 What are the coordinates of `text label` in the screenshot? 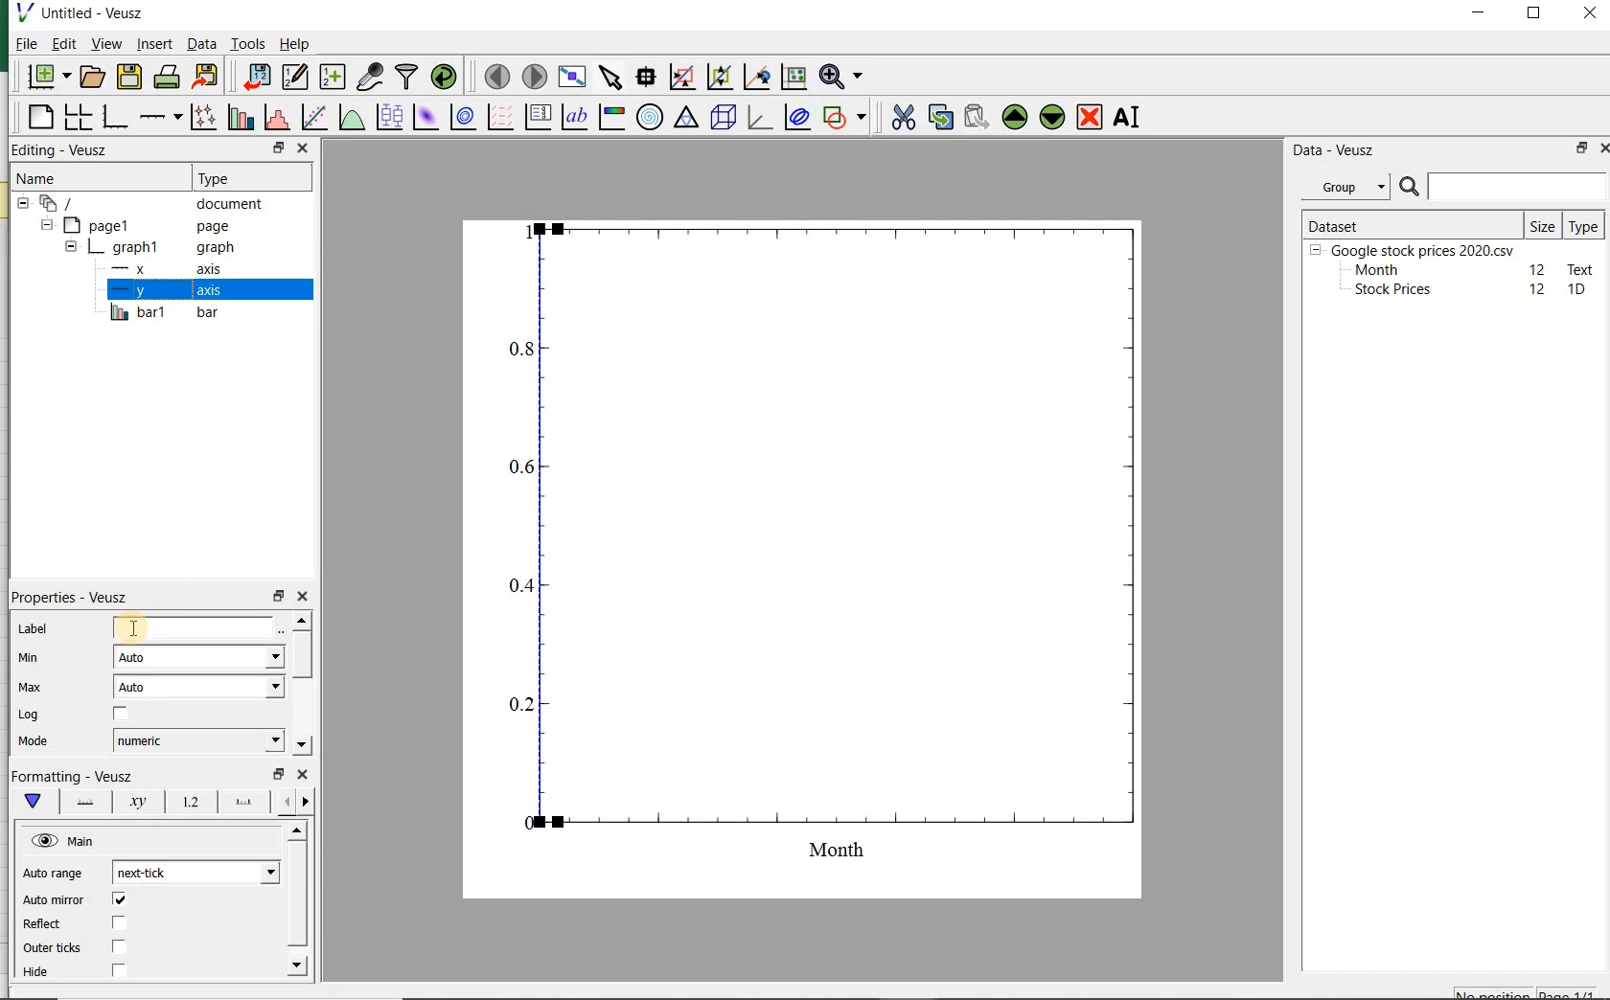 It's located at (574, 119).